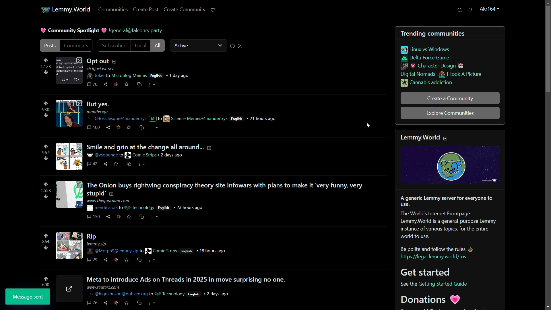 This screenshot has height=310, width=551. I want to click on number of votes, so click(46, 152).